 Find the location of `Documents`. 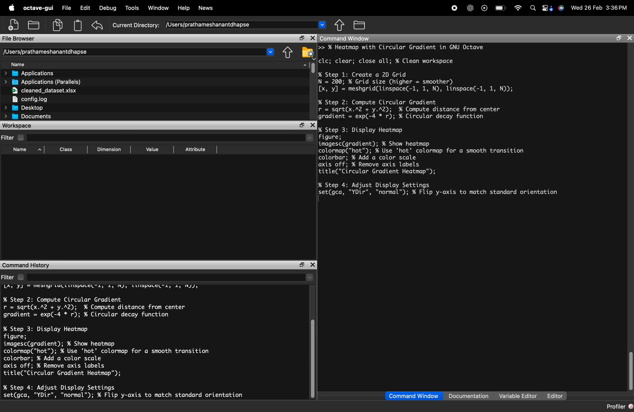

Documents is located at coordinates (27, 117).